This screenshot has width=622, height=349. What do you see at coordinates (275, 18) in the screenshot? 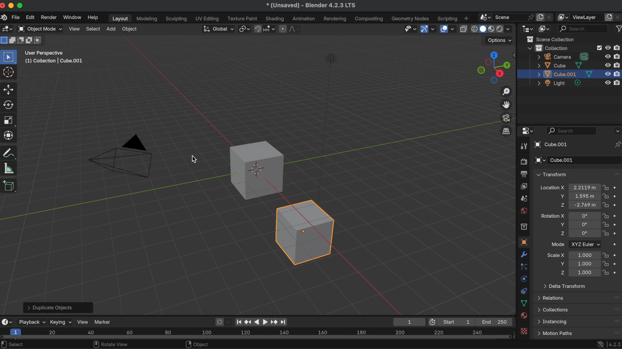
I see `shading` at bounding box center [275, 18].